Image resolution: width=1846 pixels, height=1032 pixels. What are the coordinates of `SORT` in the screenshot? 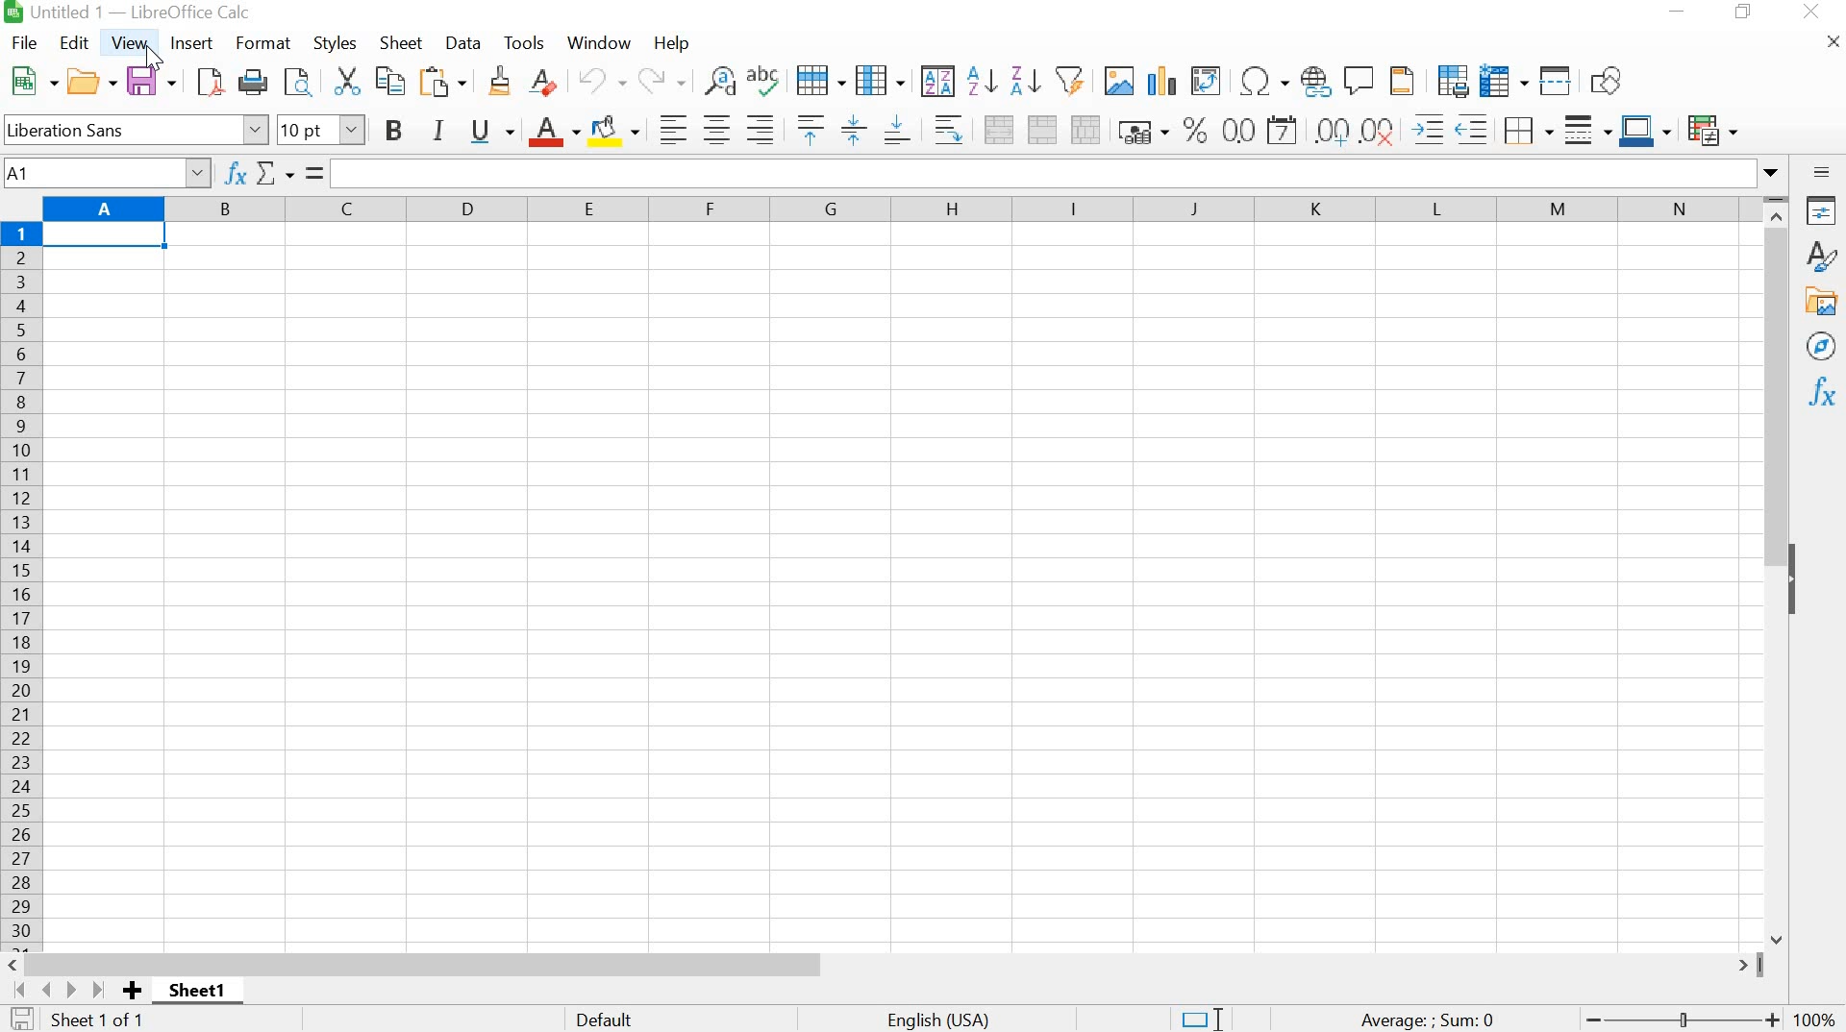 It's located at (936, 81).